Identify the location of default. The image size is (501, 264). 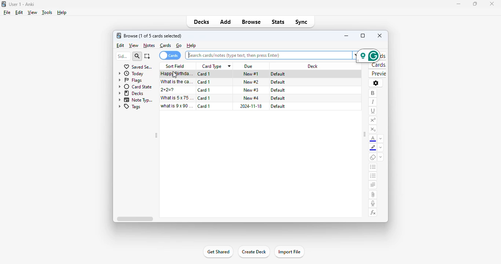
(278, 90).